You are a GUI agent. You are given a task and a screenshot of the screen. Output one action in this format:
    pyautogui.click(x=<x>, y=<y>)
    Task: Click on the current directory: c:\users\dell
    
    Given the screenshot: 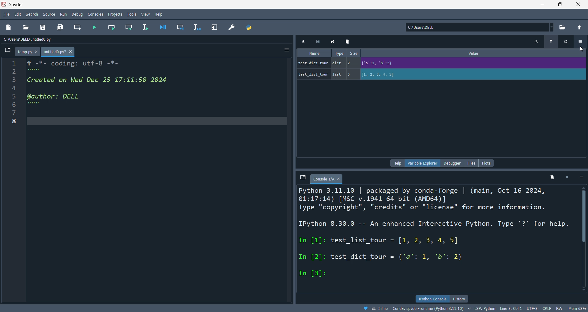 What is the action you would take?
    pyautogui.click(x=478, y=28)
    